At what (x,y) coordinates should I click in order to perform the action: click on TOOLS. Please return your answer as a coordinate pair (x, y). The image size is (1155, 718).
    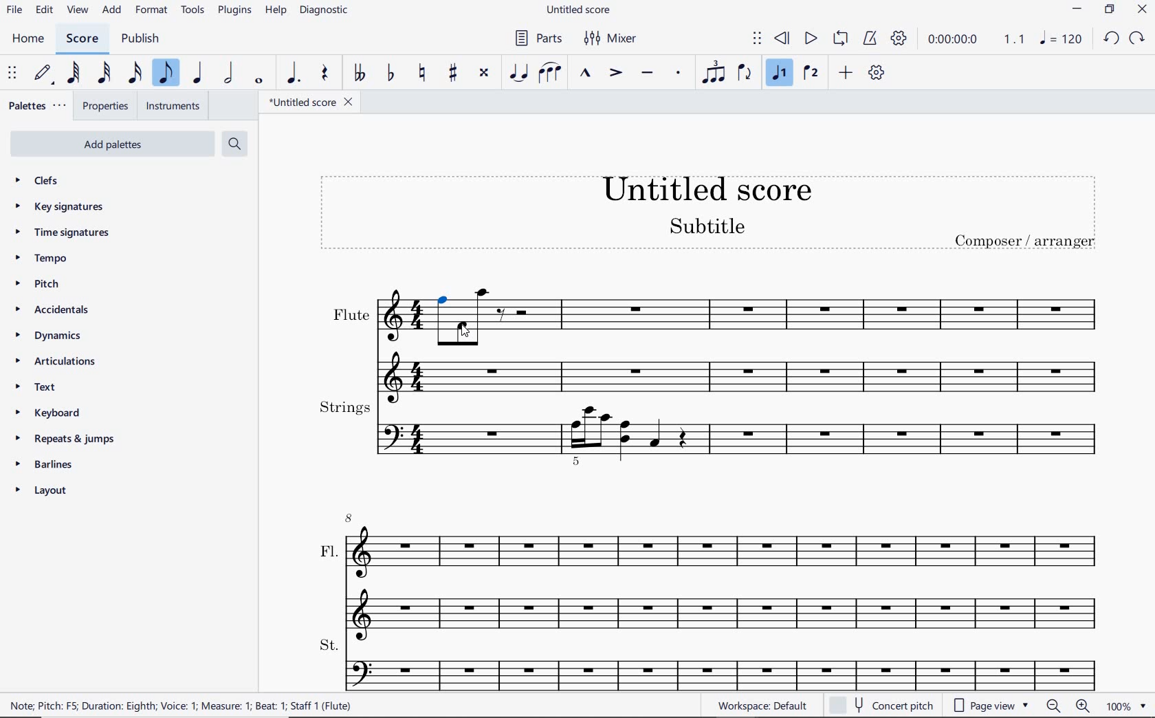
    Looking at the image, I should click on (193, 11).